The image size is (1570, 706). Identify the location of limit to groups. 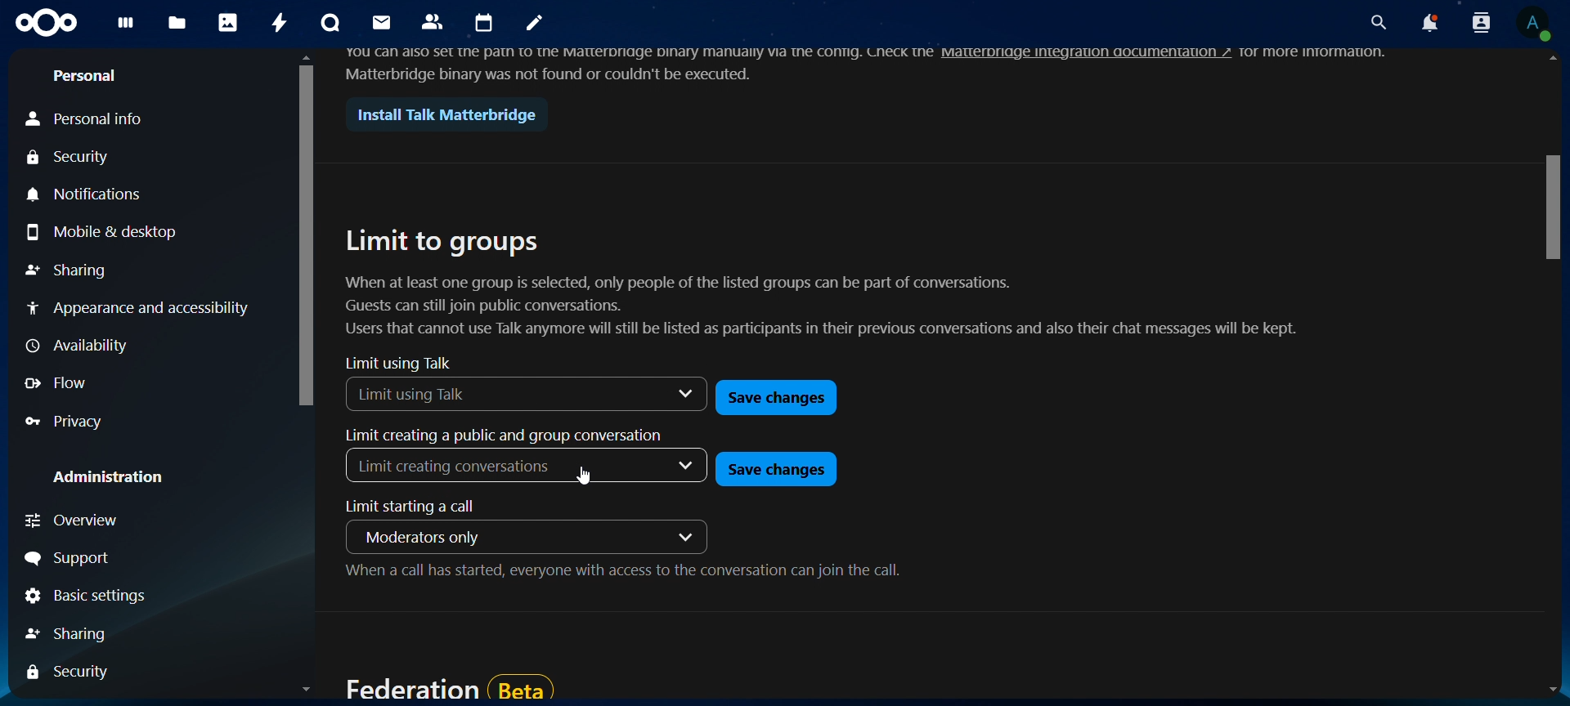
(442, 242).